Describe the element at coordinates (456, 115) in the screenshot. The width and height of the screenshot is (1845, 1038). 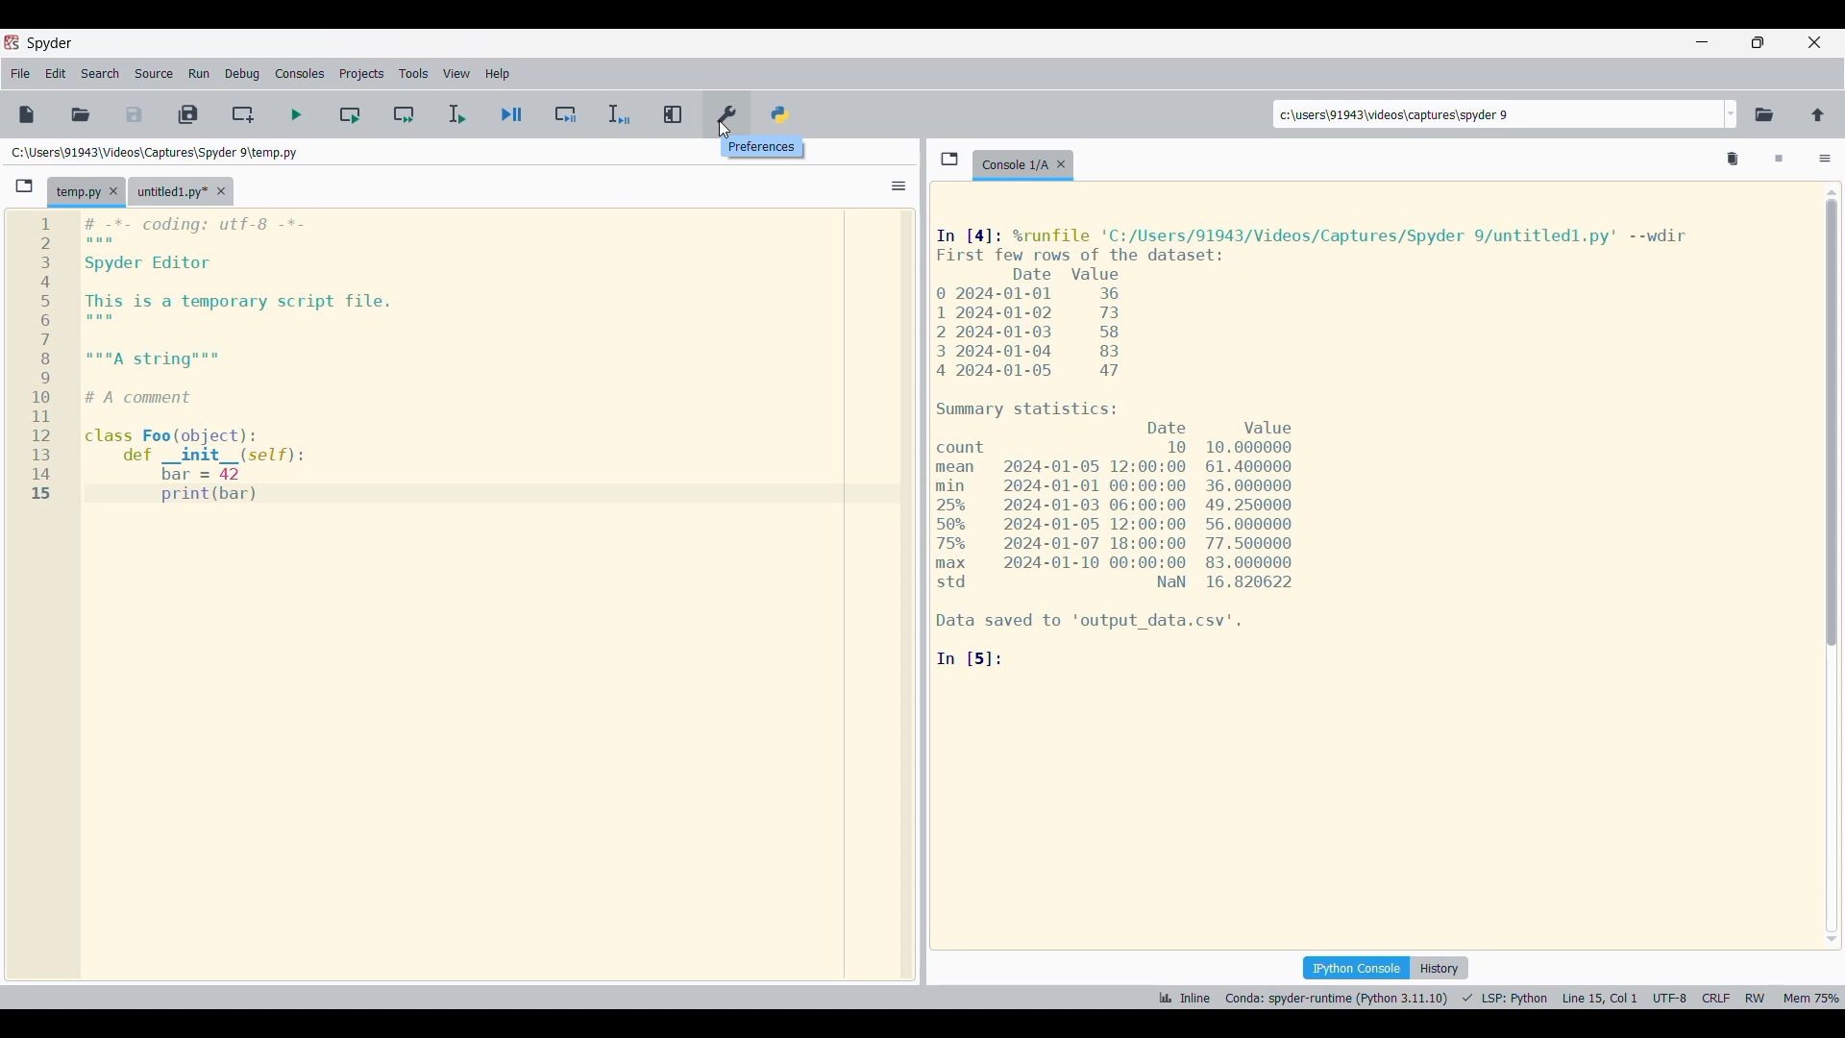
I see `Run selection/current line` at that location.